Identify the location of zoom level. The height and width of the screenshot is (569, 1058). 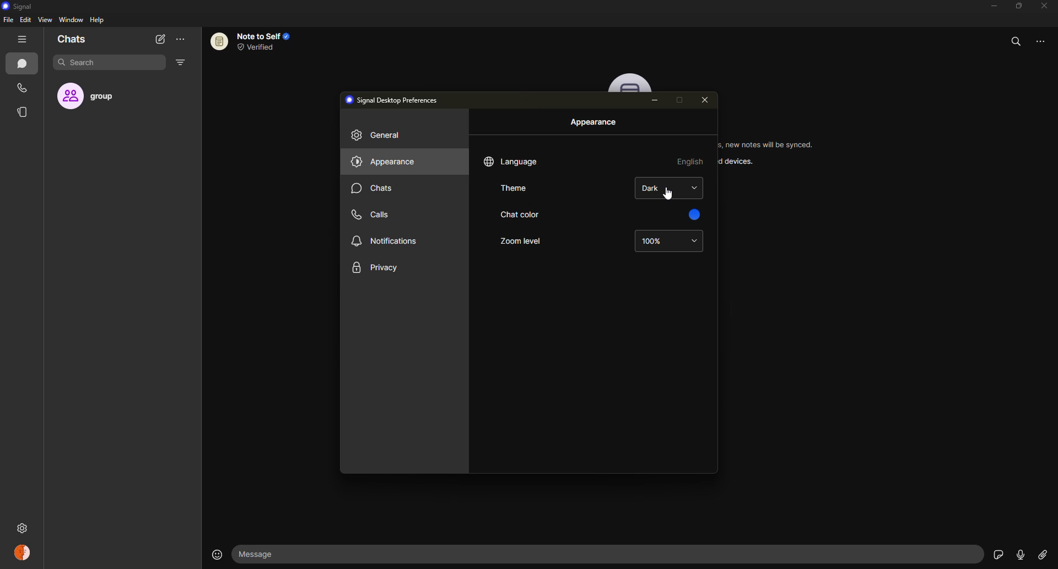
(520, 240).